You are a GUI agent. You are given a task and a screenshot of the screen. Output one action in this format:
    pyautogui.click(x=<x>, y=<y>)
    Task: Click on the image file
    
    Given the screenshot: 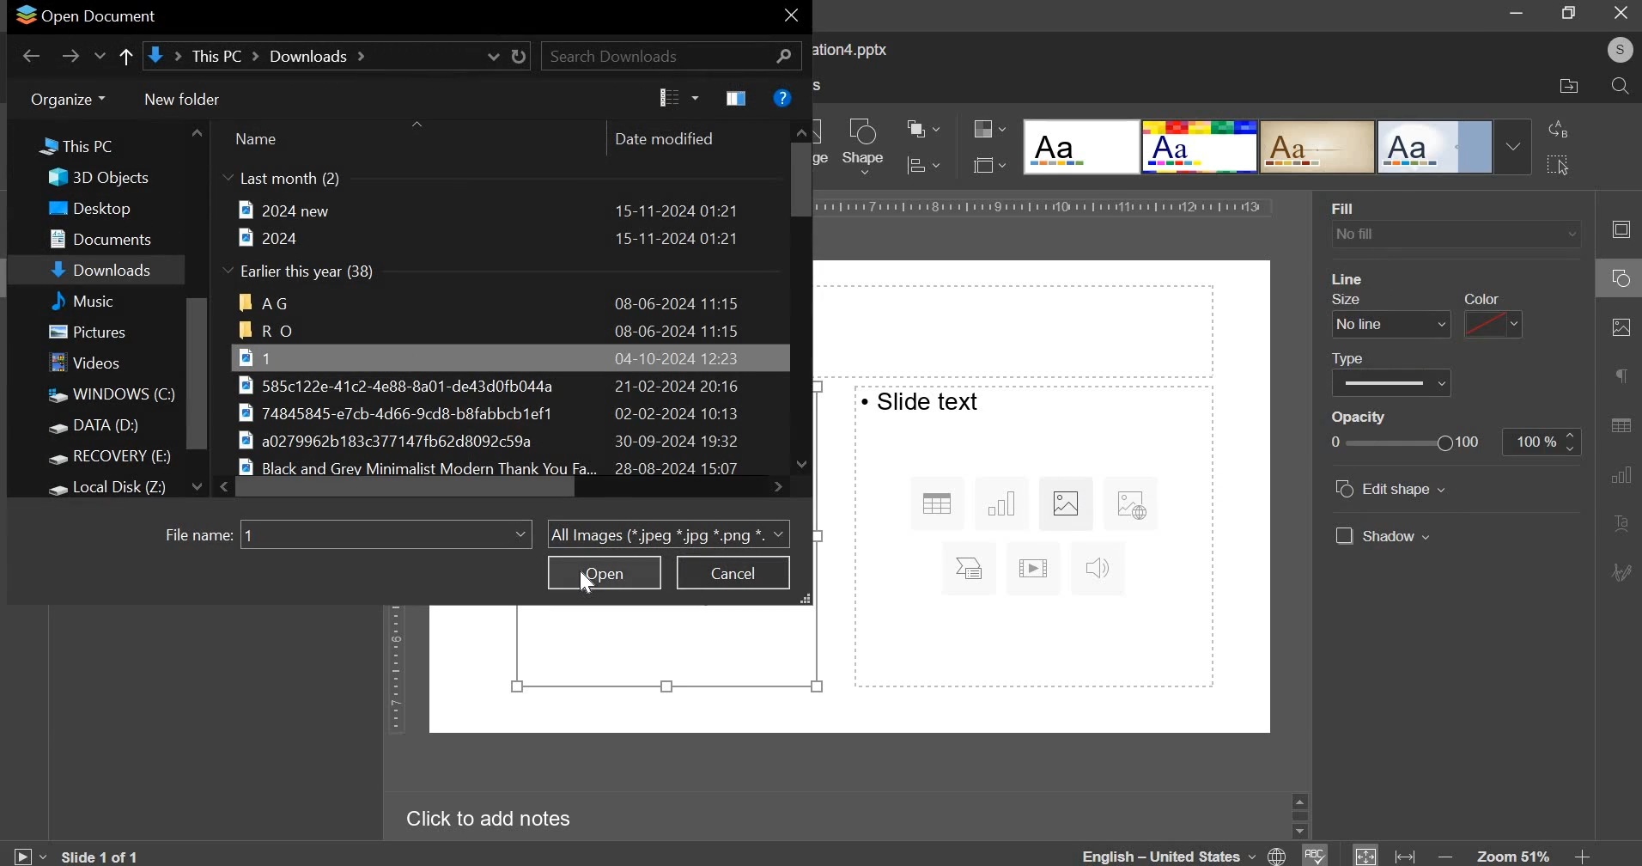 What is the action you would take?
    pyautogui.click(x=507, y=412)
    